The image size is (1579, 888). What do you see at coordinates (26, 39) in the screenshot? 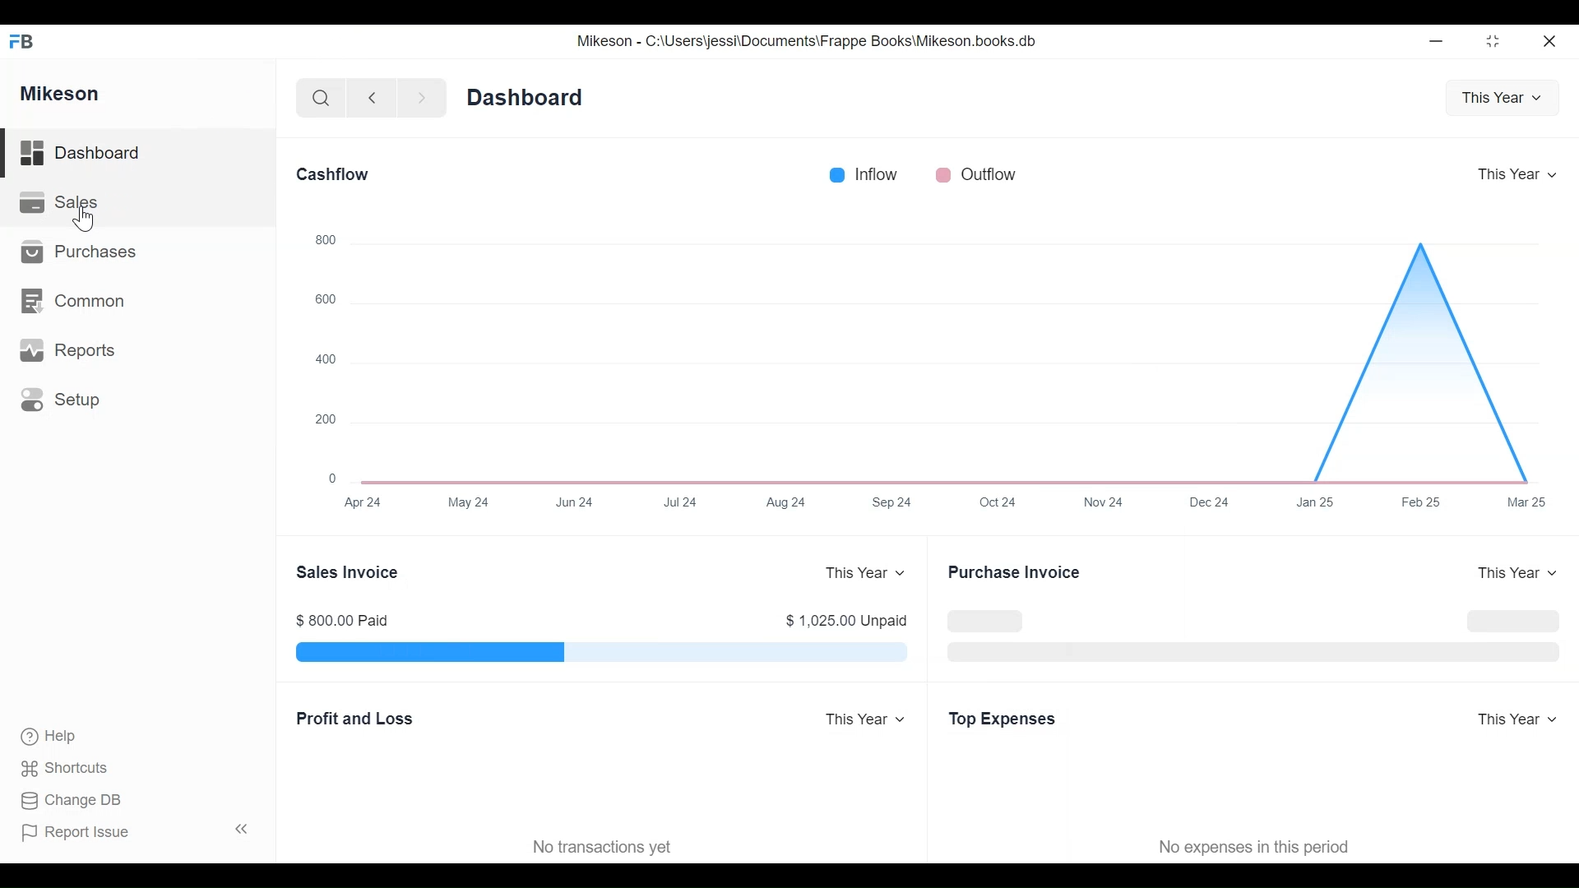
I see `FB` at bounding box center [26, 39].